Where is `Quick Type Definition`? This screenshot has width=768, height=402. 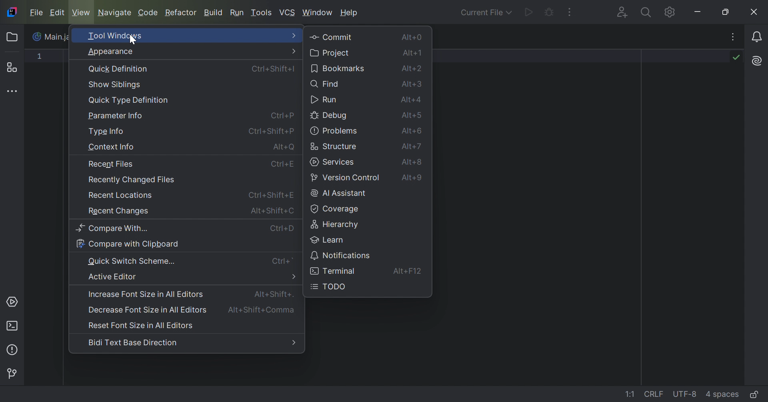 Quick Type Definition is located at coordinates (128, 100).